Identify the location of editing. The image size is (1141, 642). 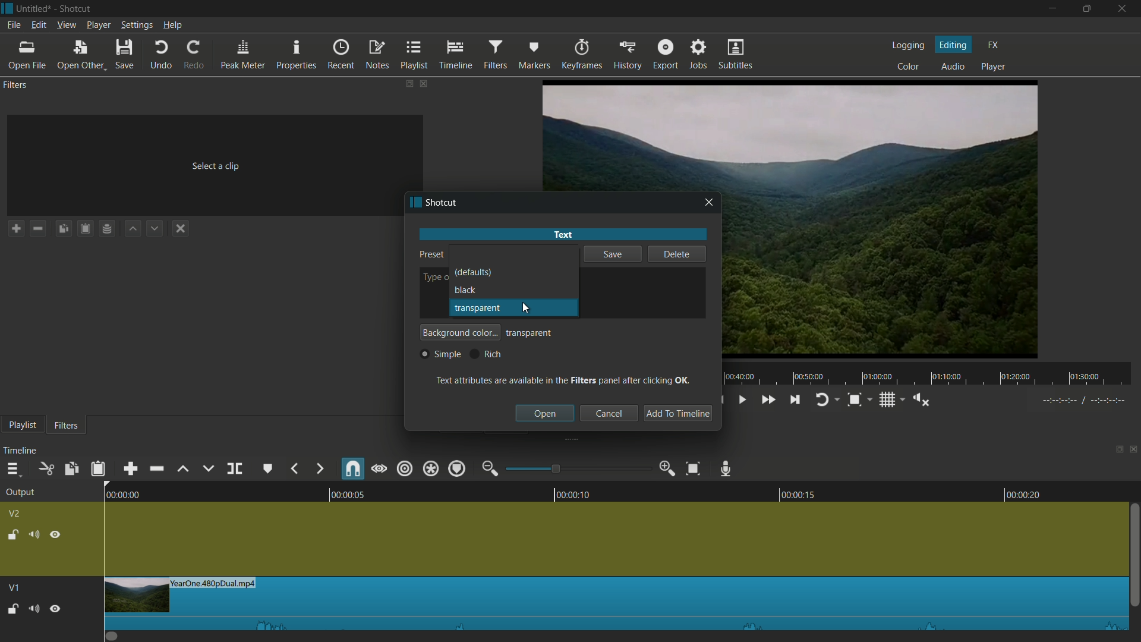
(954, 45).